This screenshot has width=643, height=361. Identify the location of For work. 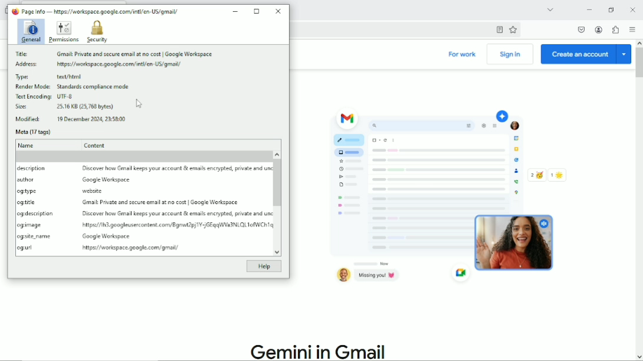
(462, 55).